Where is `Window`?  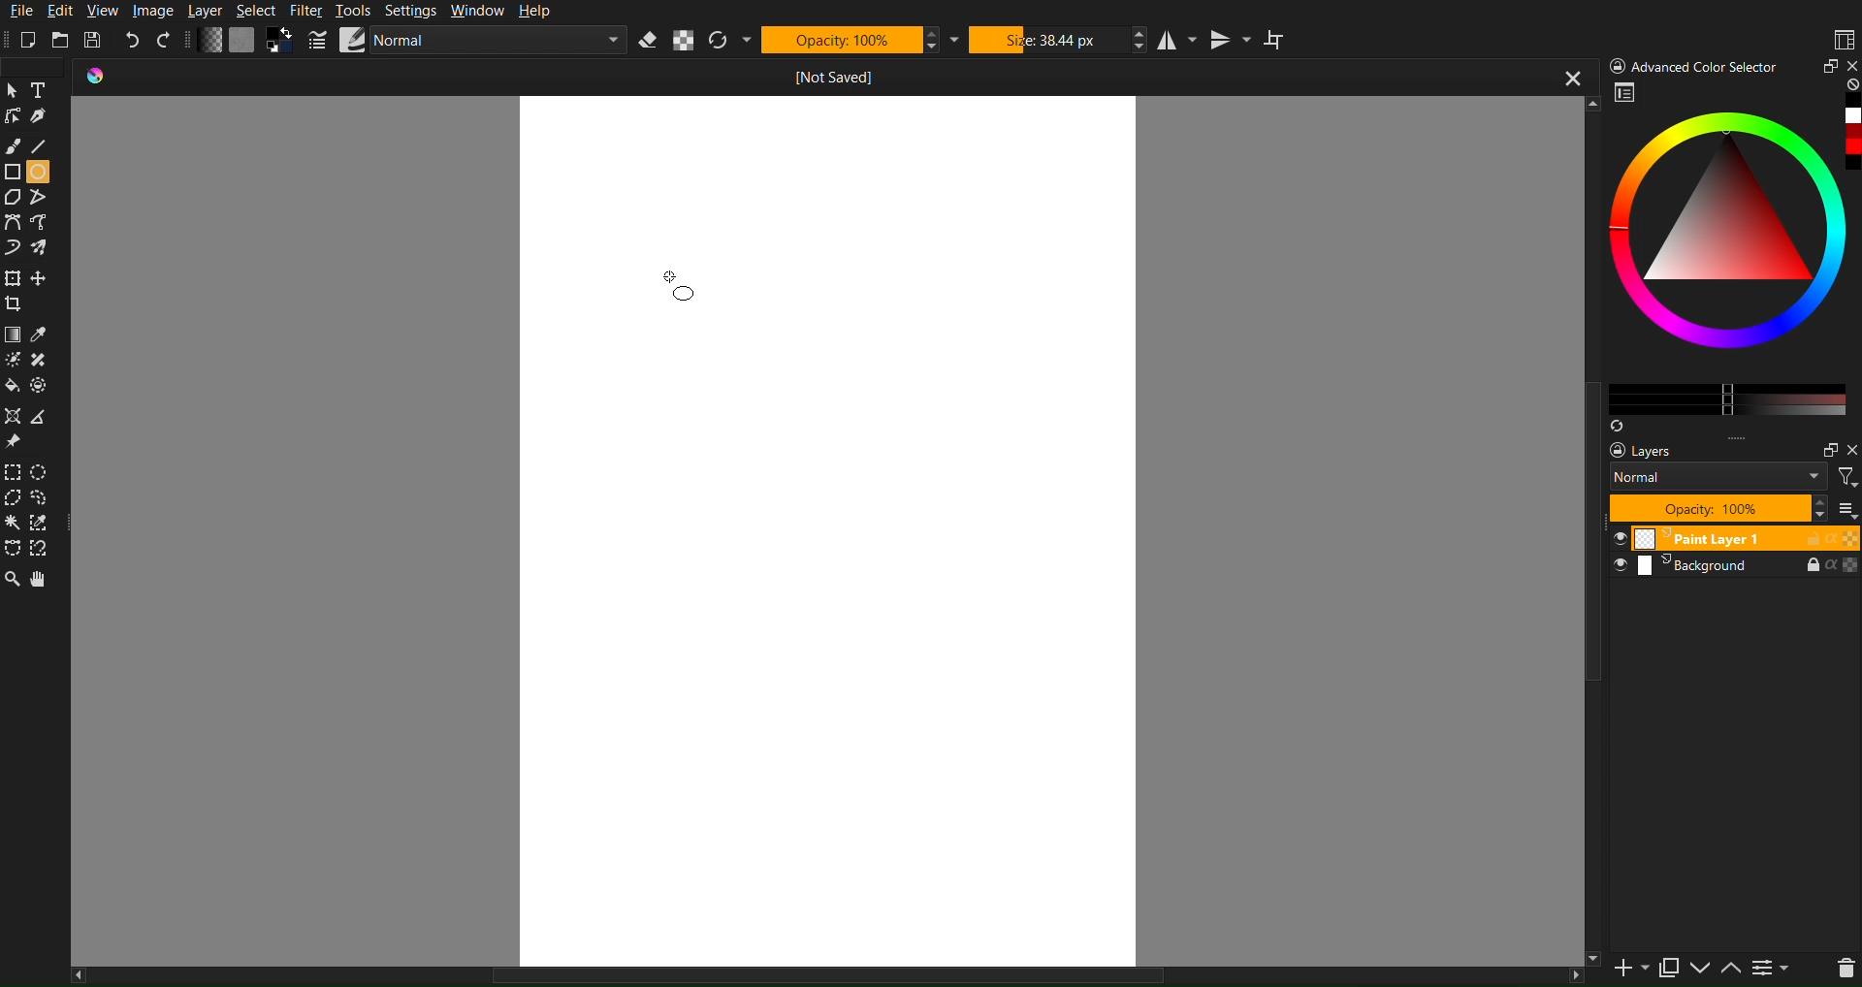
Window is located at coordinates (480, 11).